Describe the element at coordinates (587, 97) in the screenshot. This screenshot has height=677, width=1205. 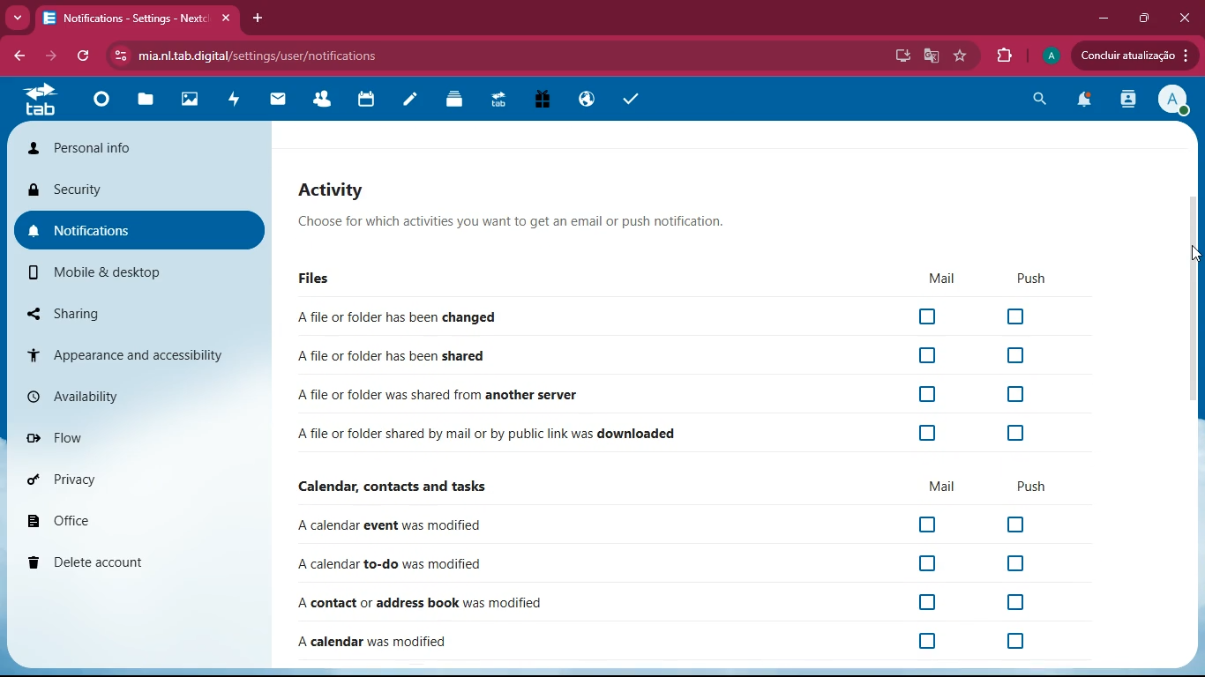
I see `public` at that location.